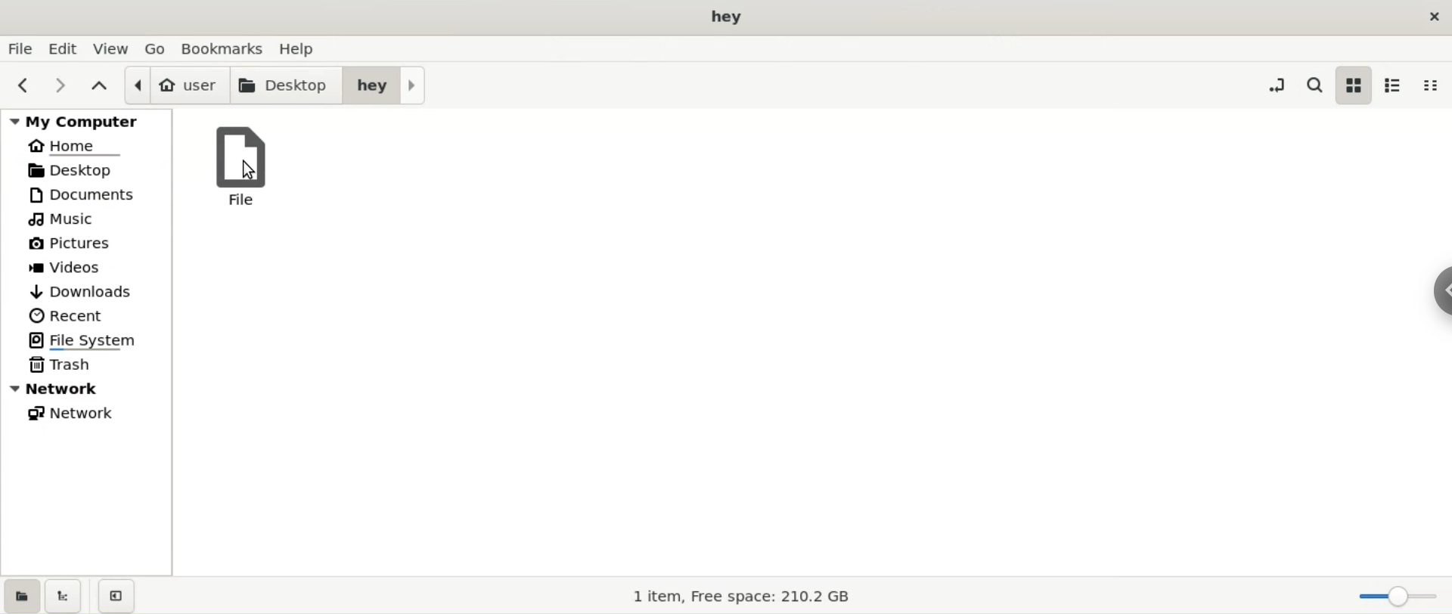  Describe the element at coordinates (234, 164) in the screenshot. I see `file` at that location.